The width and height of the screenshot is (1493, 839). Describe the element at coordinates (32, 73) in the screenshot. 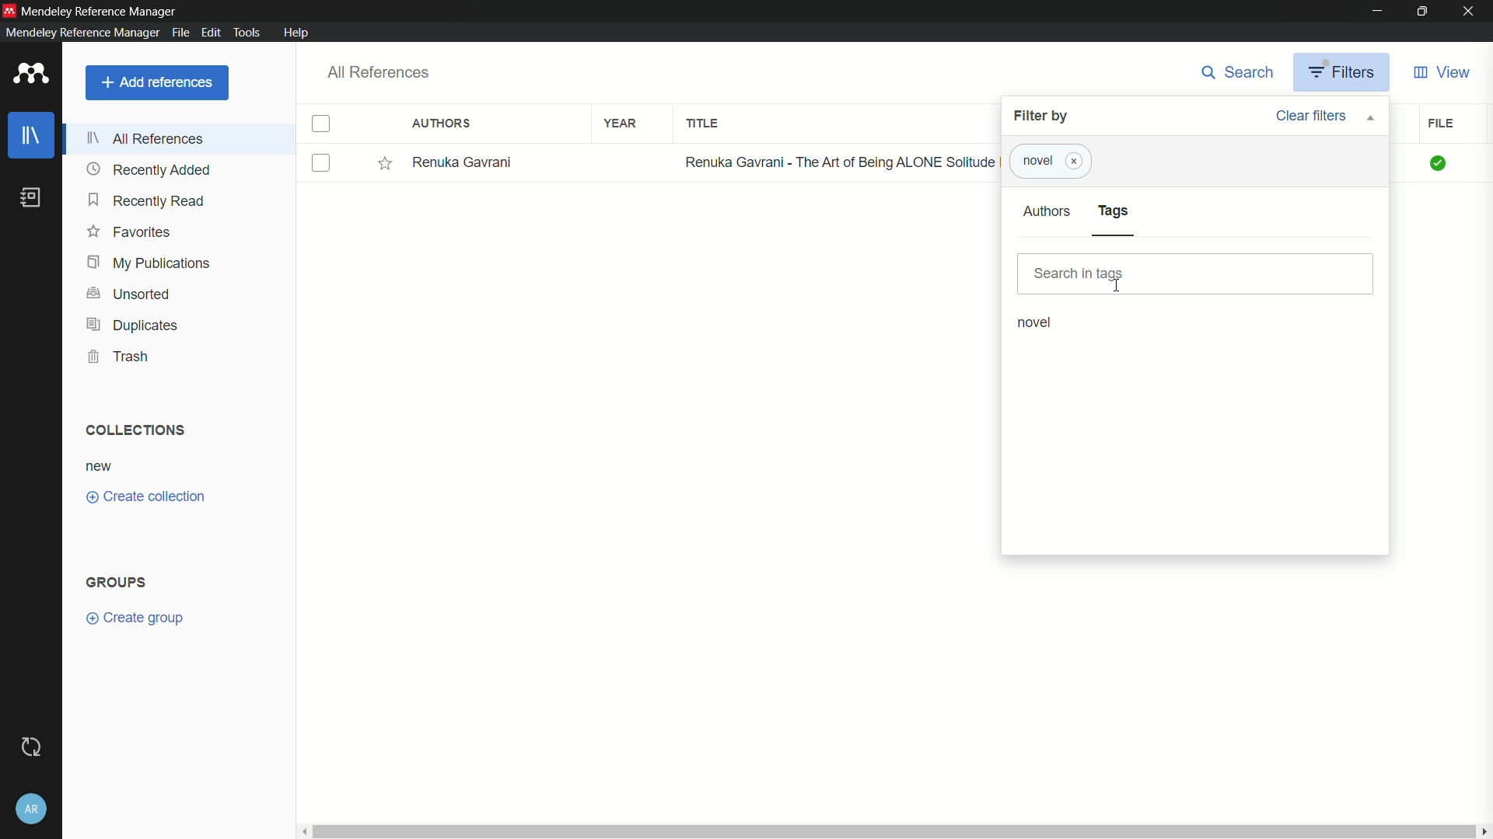

I see `app icon` at that location.